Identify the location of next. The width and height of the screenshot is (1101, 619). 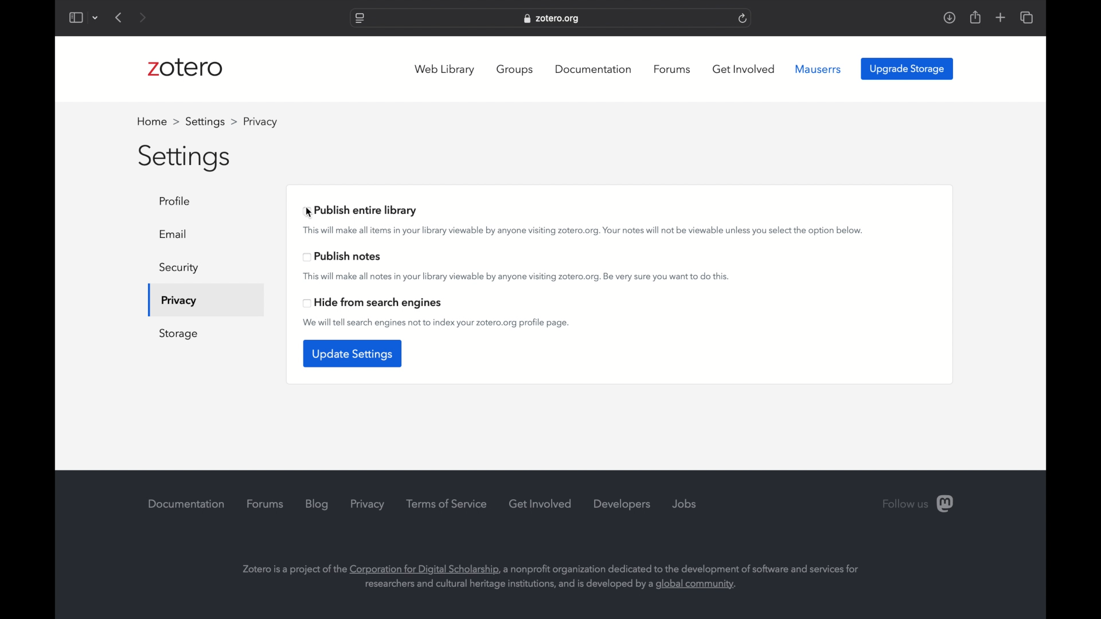
(143, 17).